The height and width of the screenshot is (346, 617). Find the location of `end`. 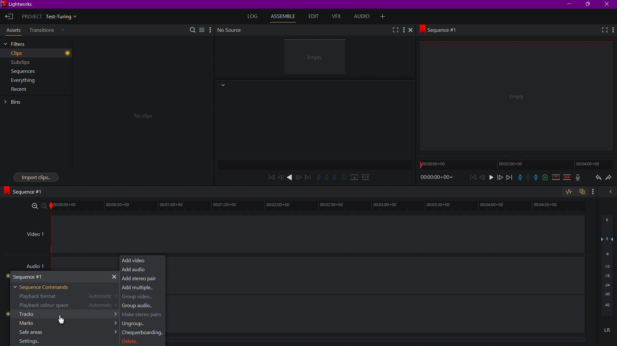

end is located at coordinates (509, 178).